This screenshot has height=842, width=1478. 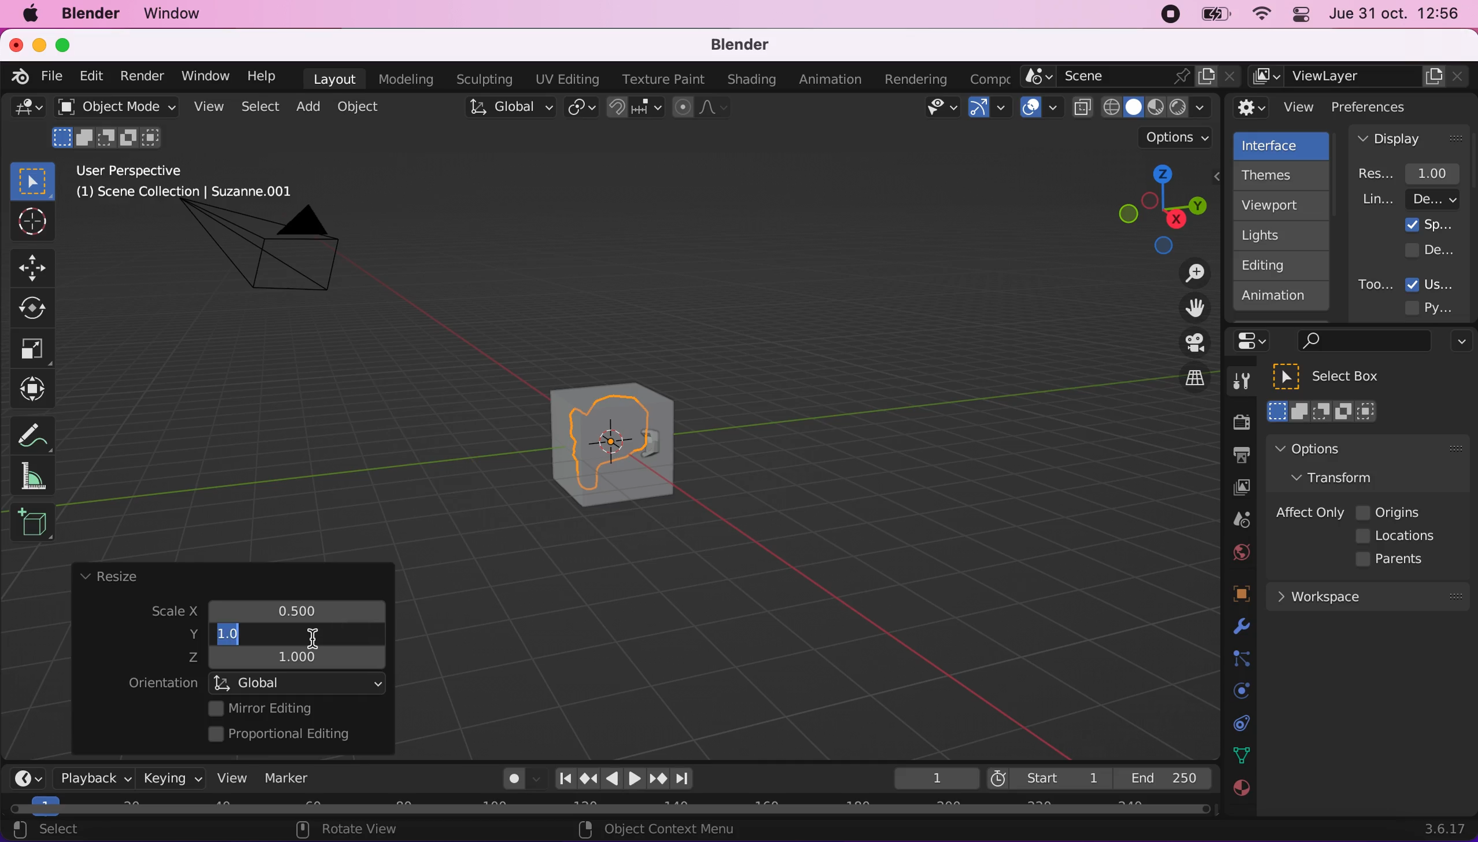 I want to click on developer extras, so click(x=1431, y=249).